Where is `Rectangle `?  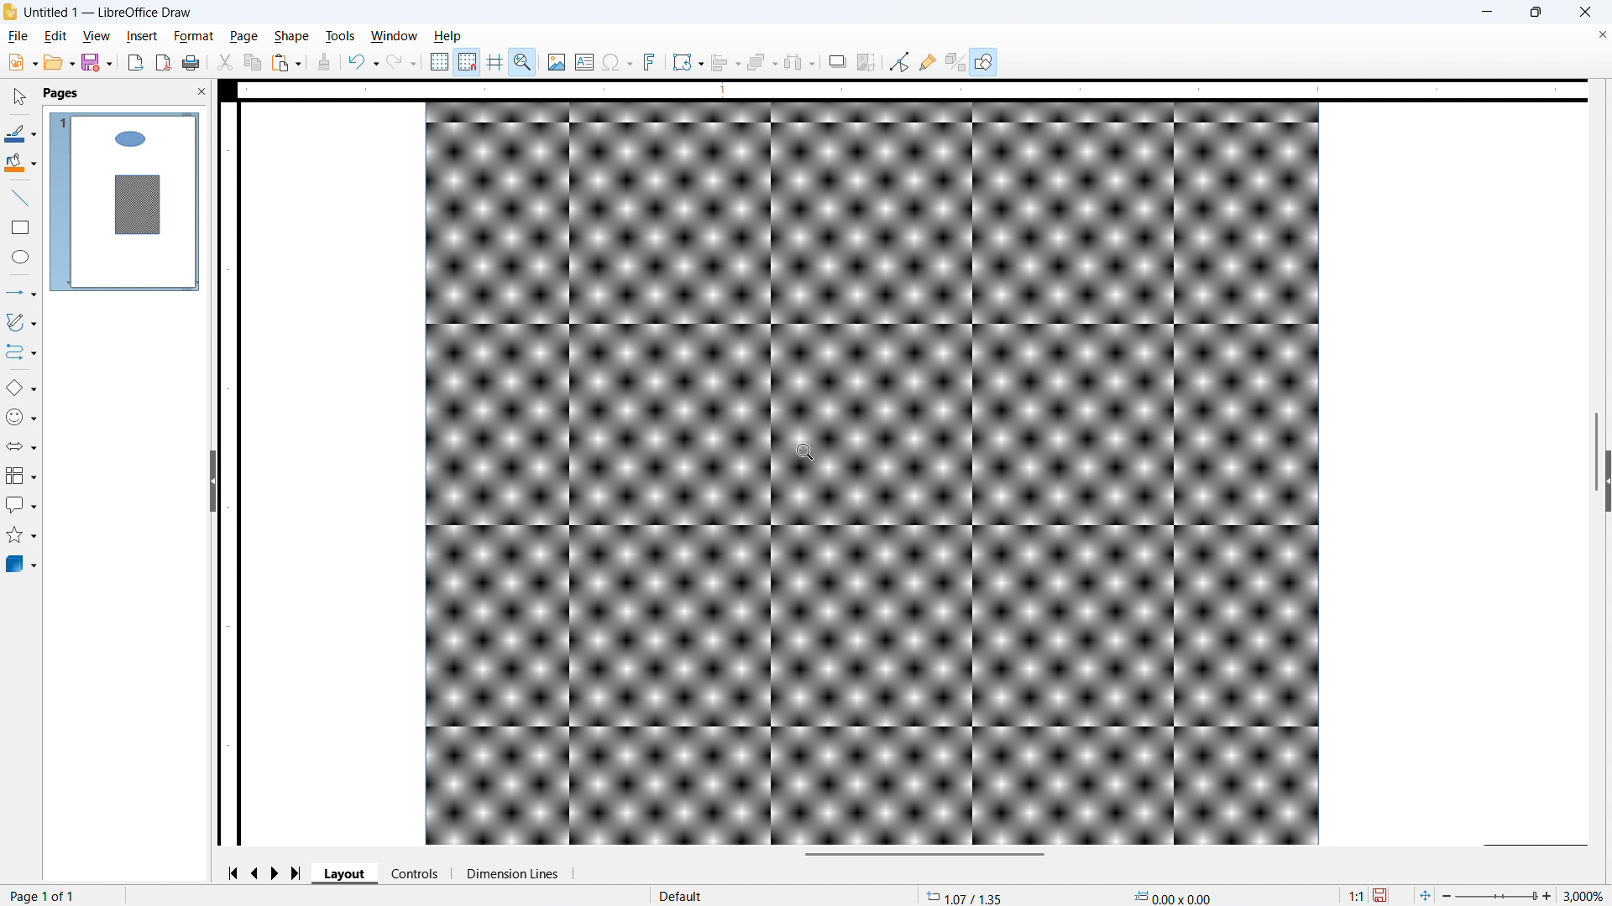 Rectangle  is located at coordinates (21, 227).